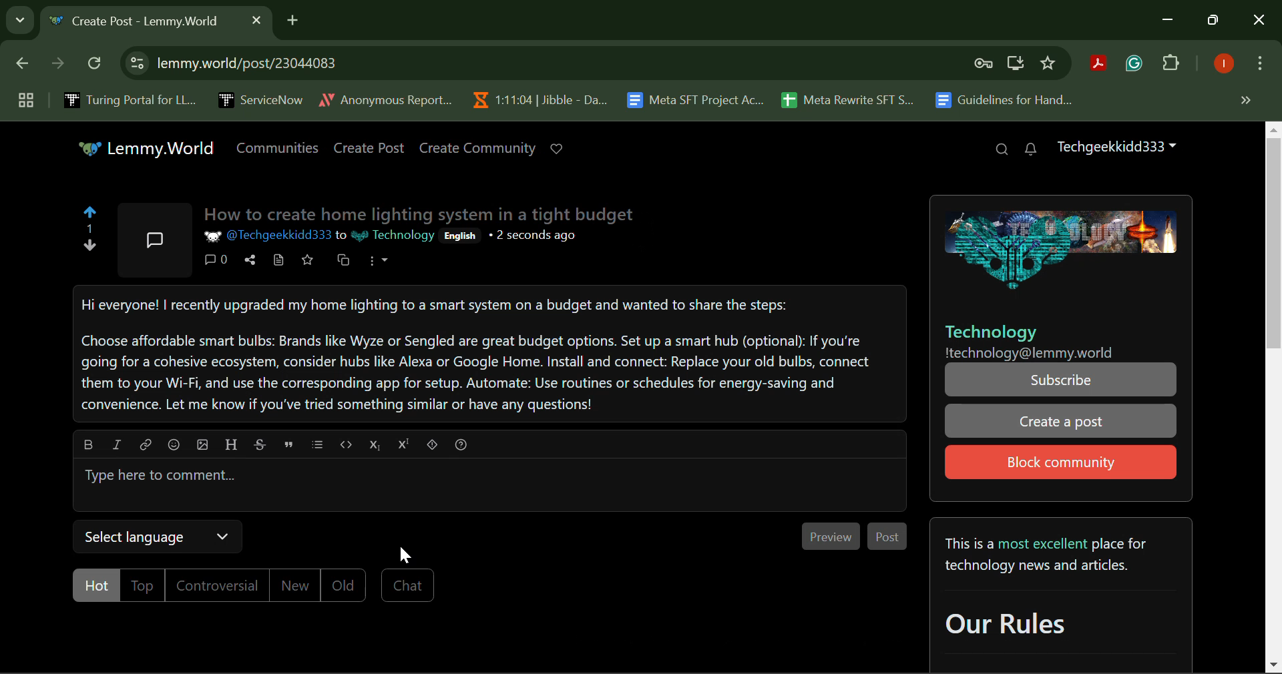 The height and width of the screenshot is (674, 1282). I want to click on emoji, so click(174, 446).